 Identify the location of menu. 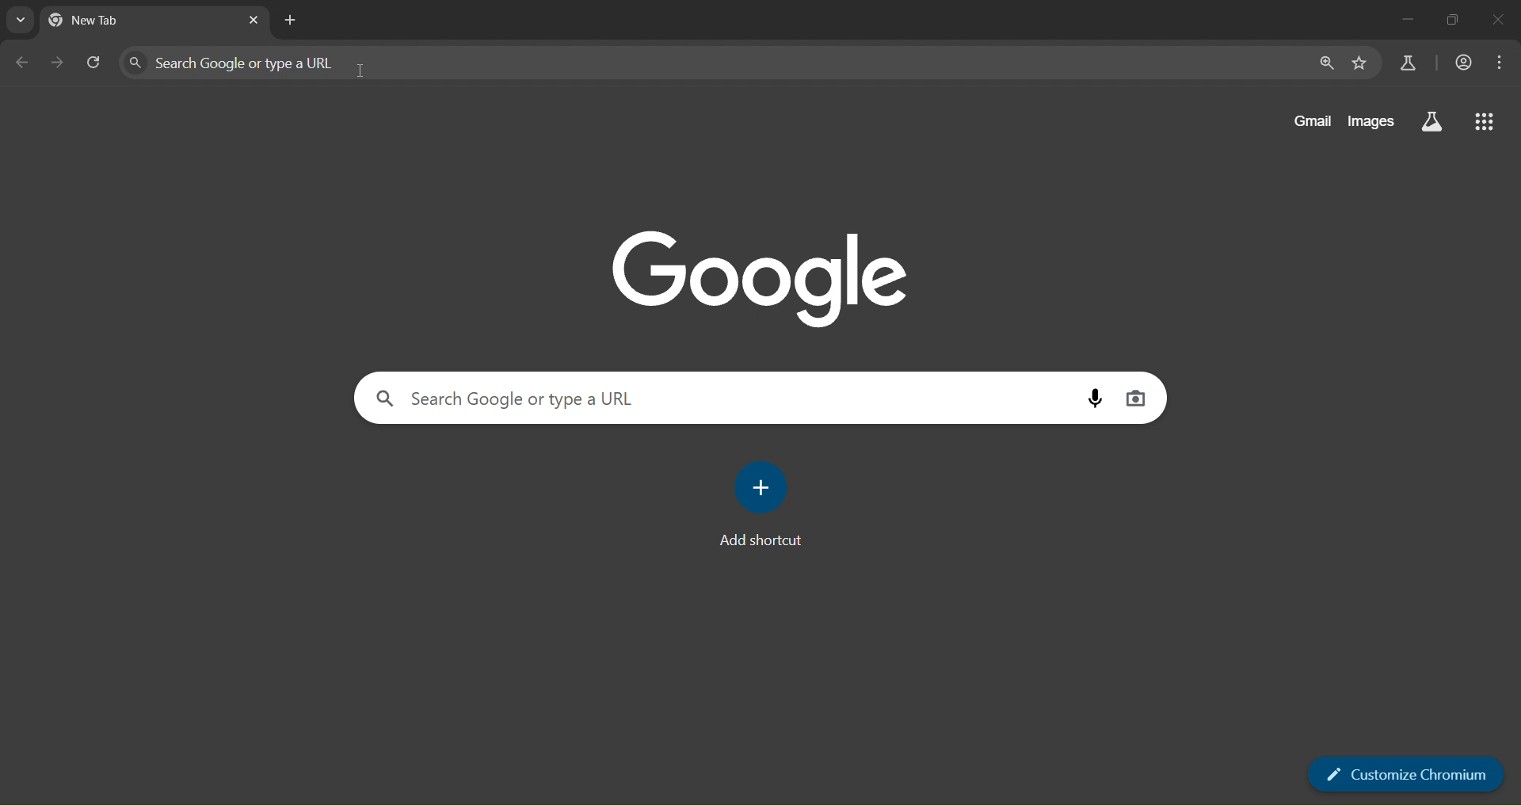
(1498, 62).